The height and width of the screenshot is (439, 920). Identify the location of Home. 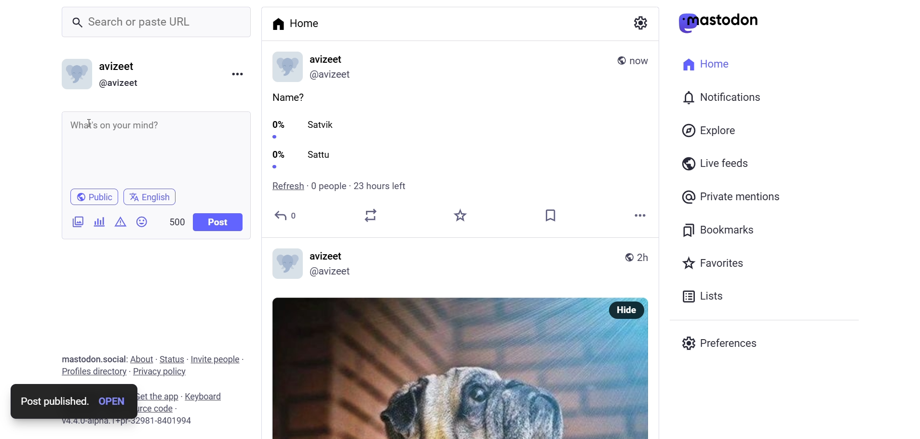
(300, 25).